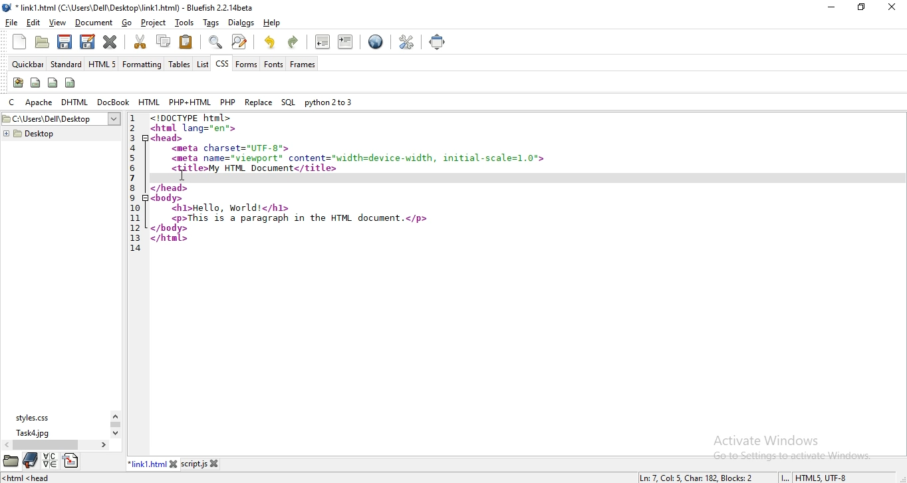  I want to click on help, so click(275, 25).